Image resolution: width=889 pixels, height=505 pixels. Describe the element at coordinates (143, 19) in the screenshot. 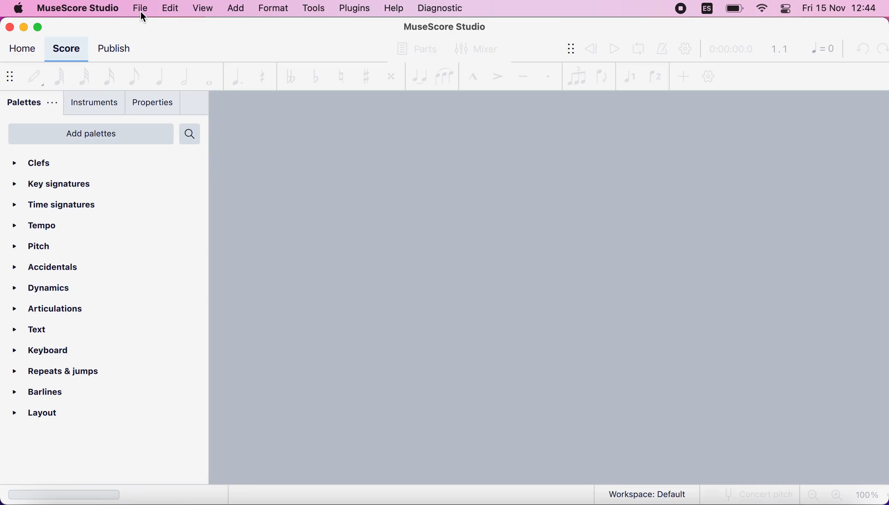

I see `Cursor` at that location.